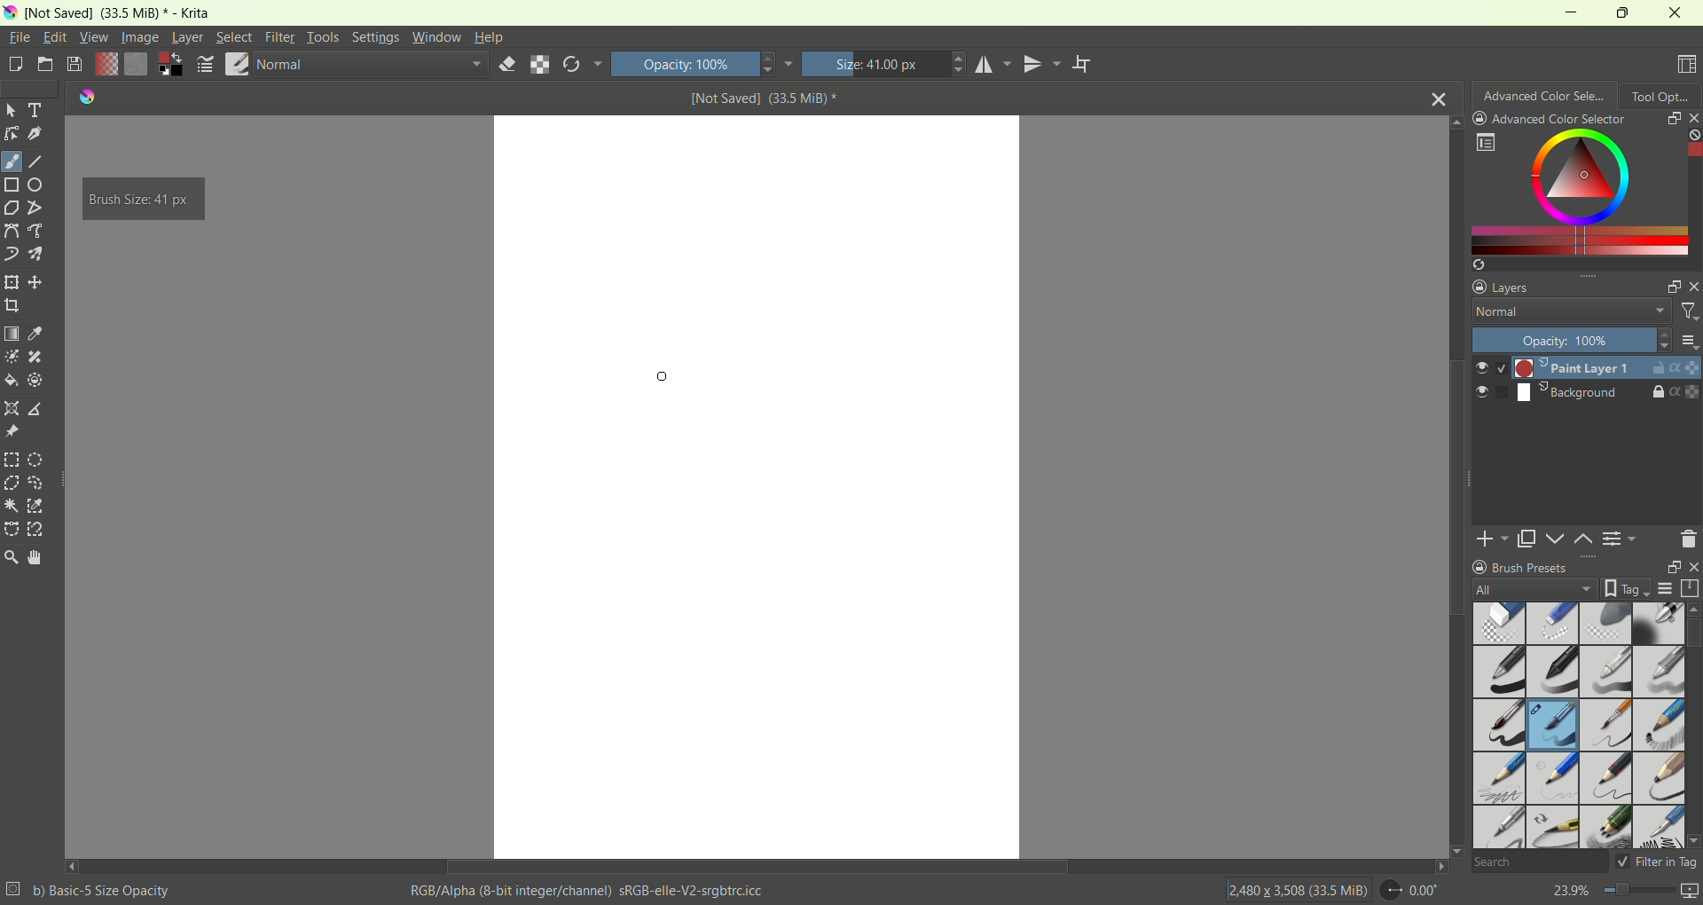 The height and width of the screenshot is (905, 1703). Describe the element at coordinates (1673, 117) in the screenshot. I see `float docker` at that location.